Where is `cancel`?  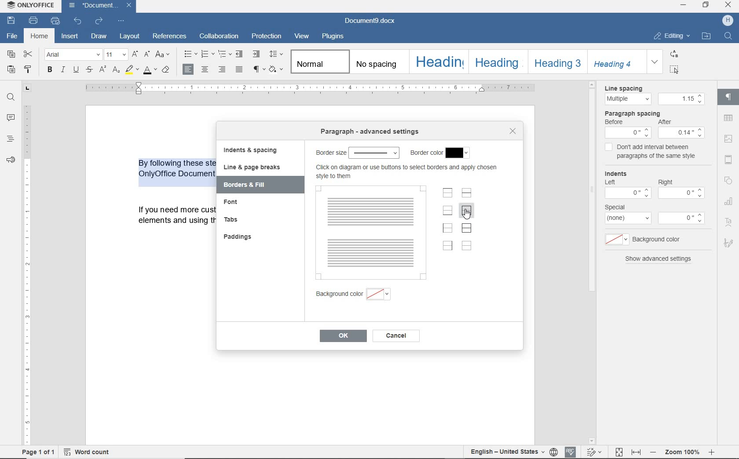 cancel is located at coordinates (396, 335).